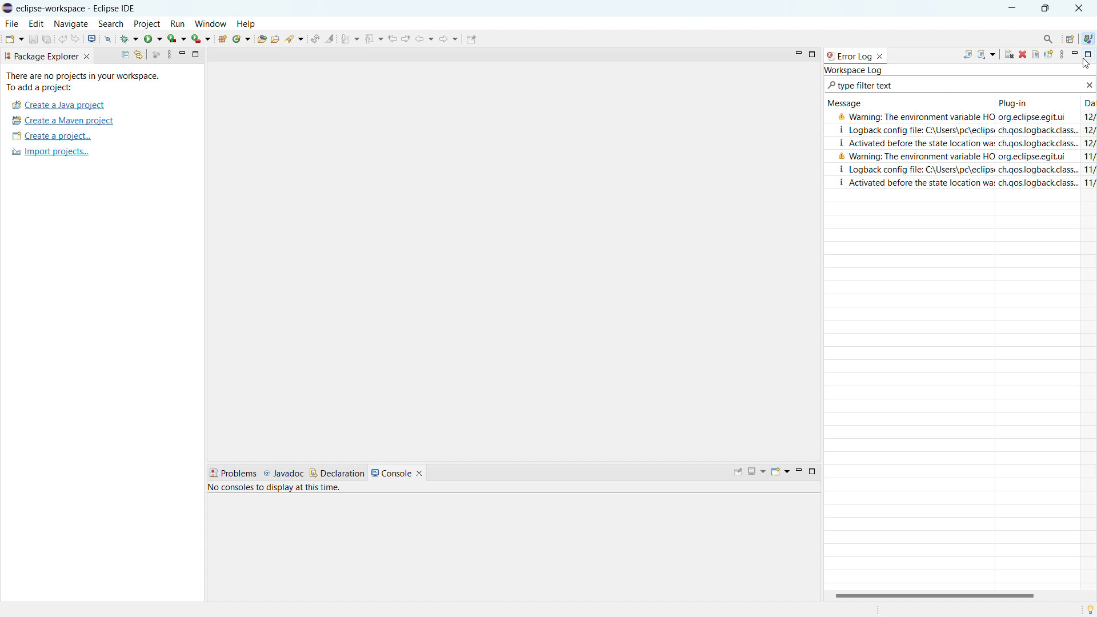  Describe the element at coordinates (350, 38) in the screenshot. I see `next annotation` at that location.